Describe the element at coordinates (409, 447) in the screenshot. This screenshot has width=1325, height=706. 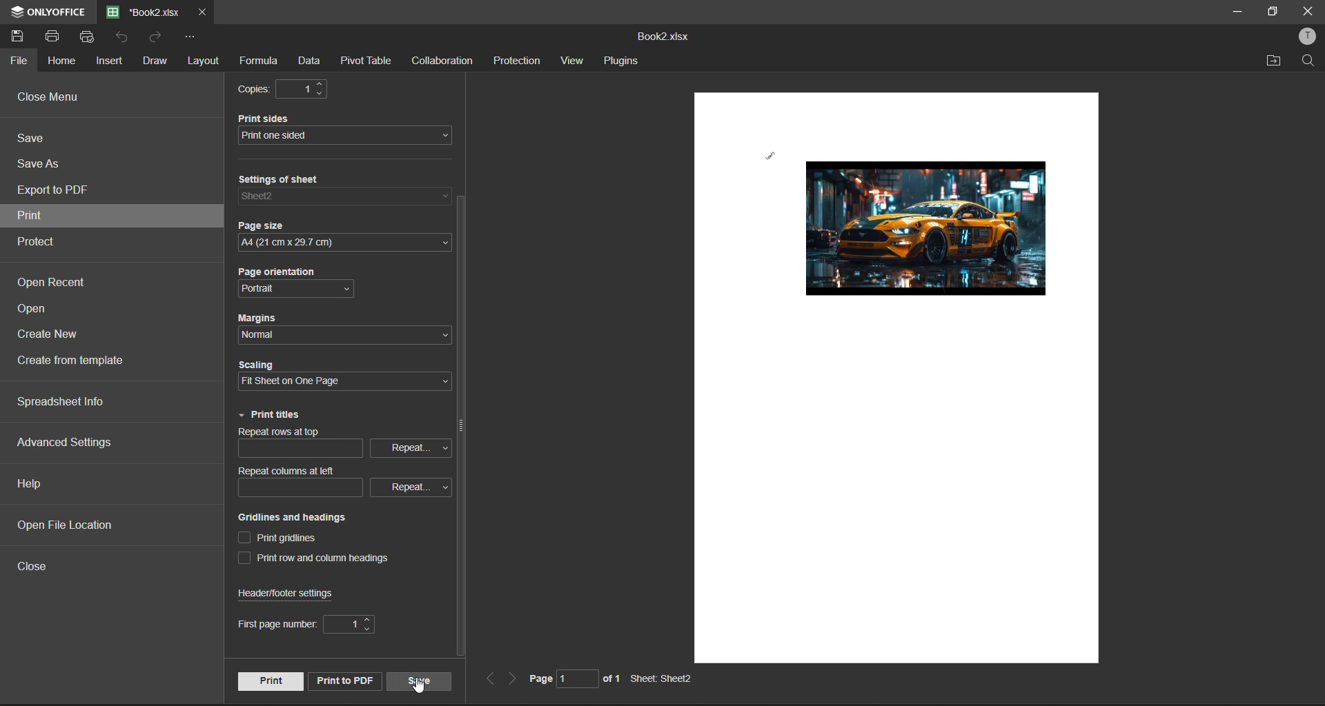
I see `repeat` at that location.